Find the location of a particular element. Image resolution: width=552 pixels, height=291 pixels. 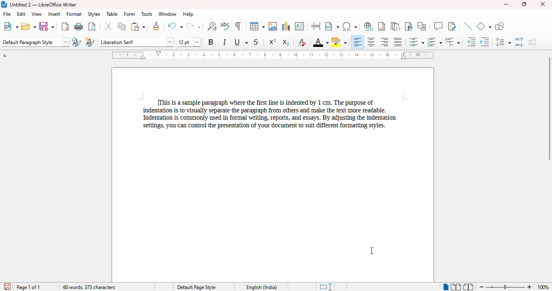

align center is located at coordinates (371, 42).